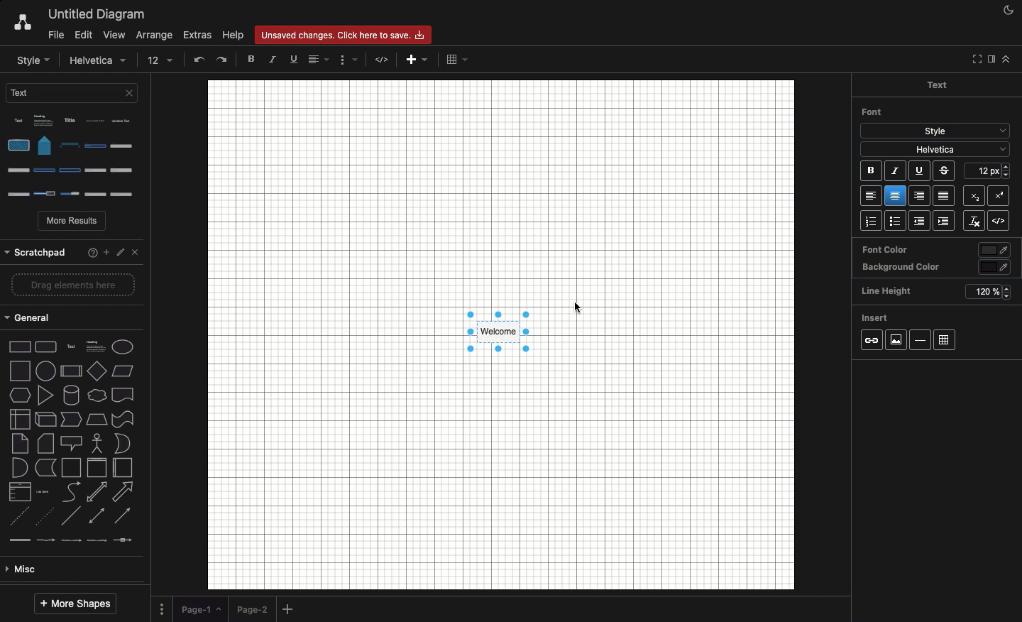 Image resolution: width=1022 pixels, height=622 pixels. Describe the element at coordinates (869, 171) in the screenshot. I see `Bold` at that location.